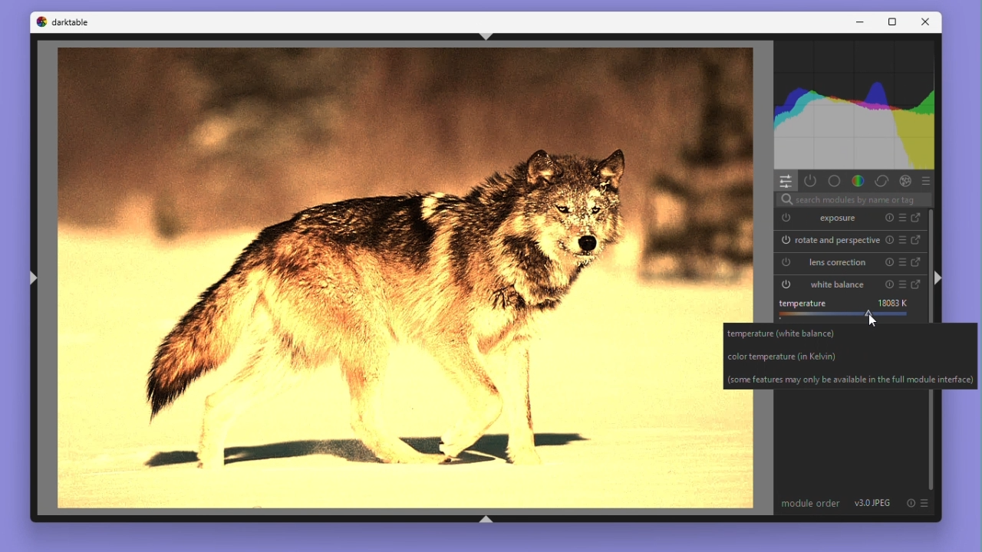 Image resolution: width=982 pixels, height=552 pixels. I want to click on Version 3.0 JPEG, so click(875, 502).